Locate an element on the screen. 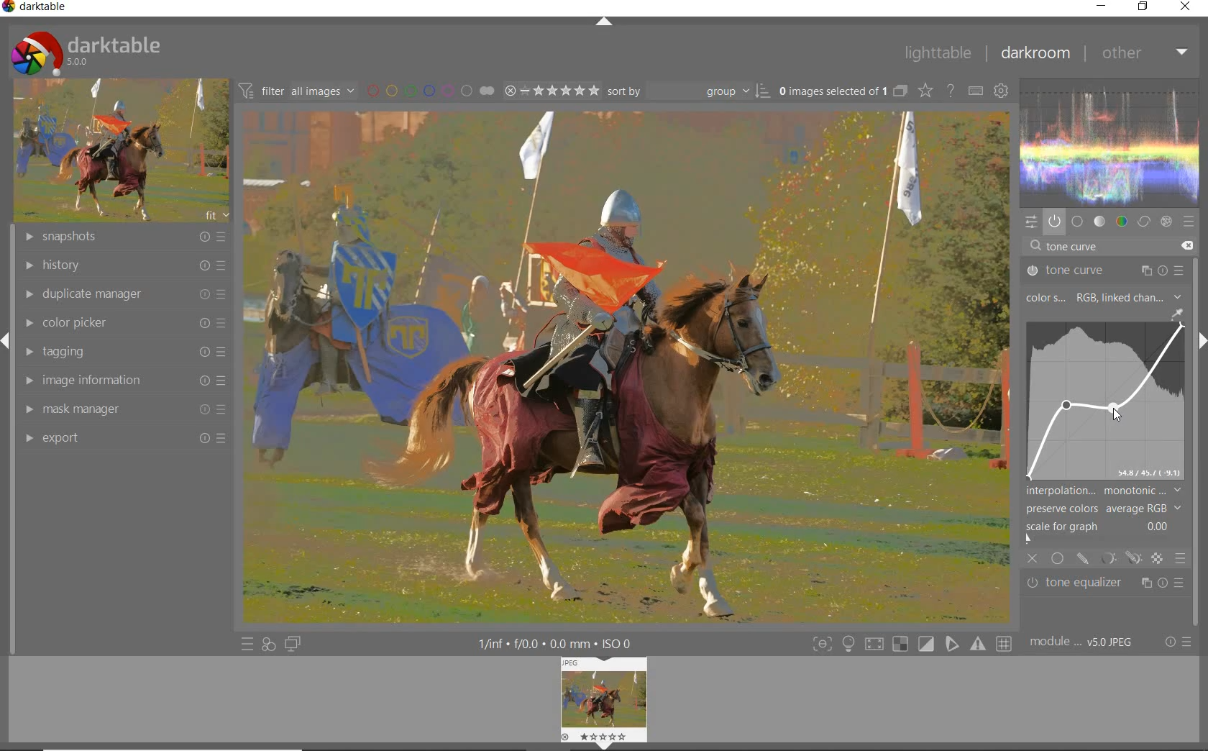  presets is located at coordinates (1189, 222).